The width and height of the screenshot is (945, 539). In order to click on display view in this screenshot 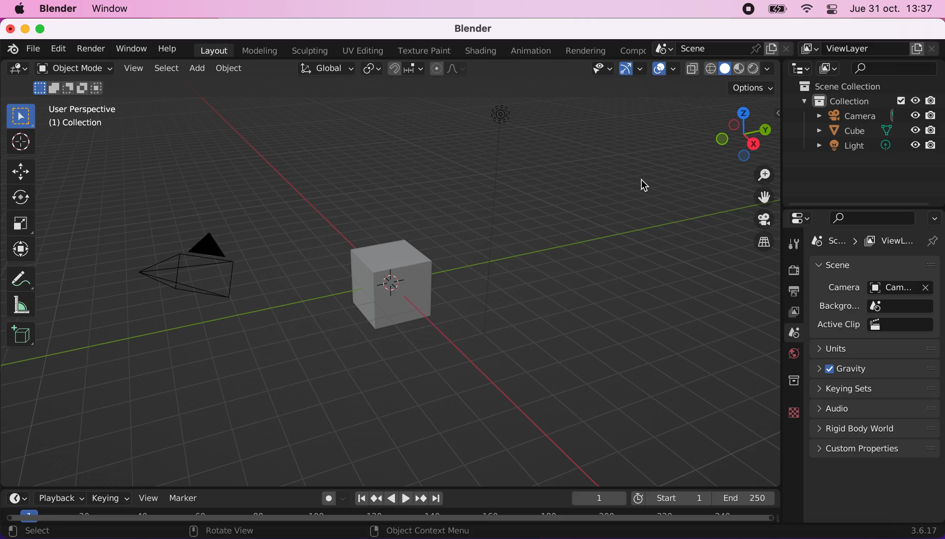, I will do `click(831, 69)`.